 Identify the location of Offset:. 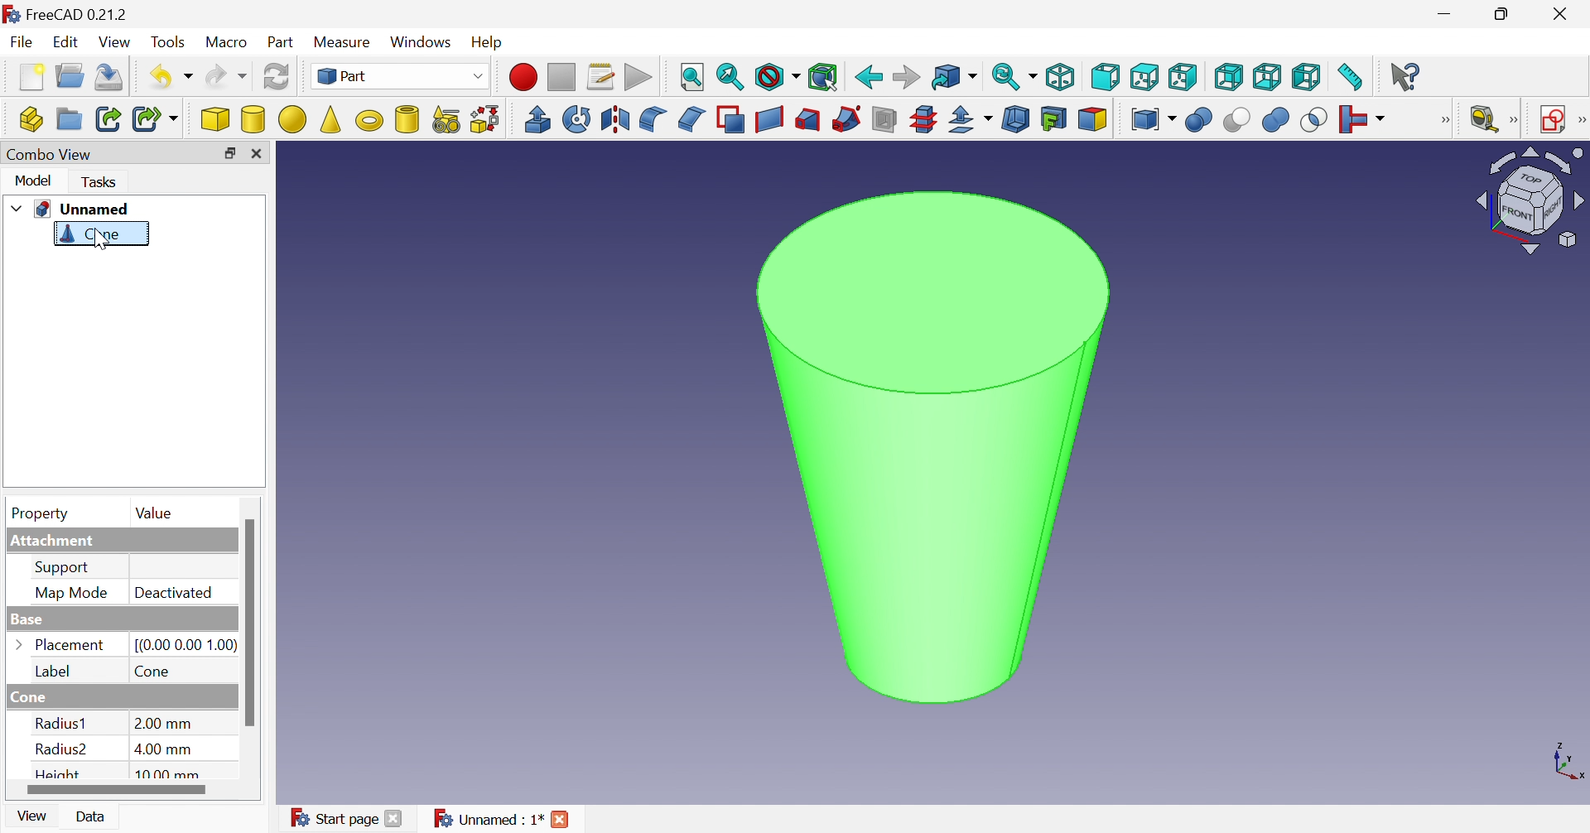
(971, 120).